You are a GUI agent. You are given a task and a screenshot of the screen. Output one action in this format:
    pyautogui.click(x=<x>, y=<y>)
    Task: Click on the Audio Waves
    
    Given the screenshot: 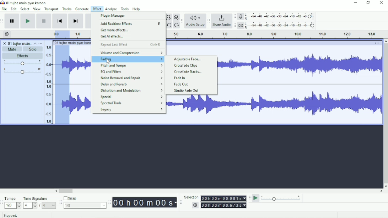 What is the action you would take?
    pyautogui.click(x=80, y=65)
    